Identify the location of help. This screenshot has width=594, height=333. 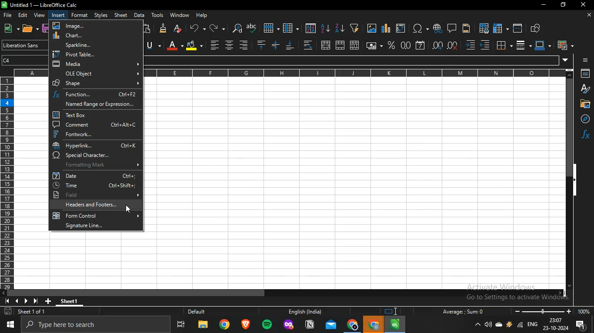
(203, 16).